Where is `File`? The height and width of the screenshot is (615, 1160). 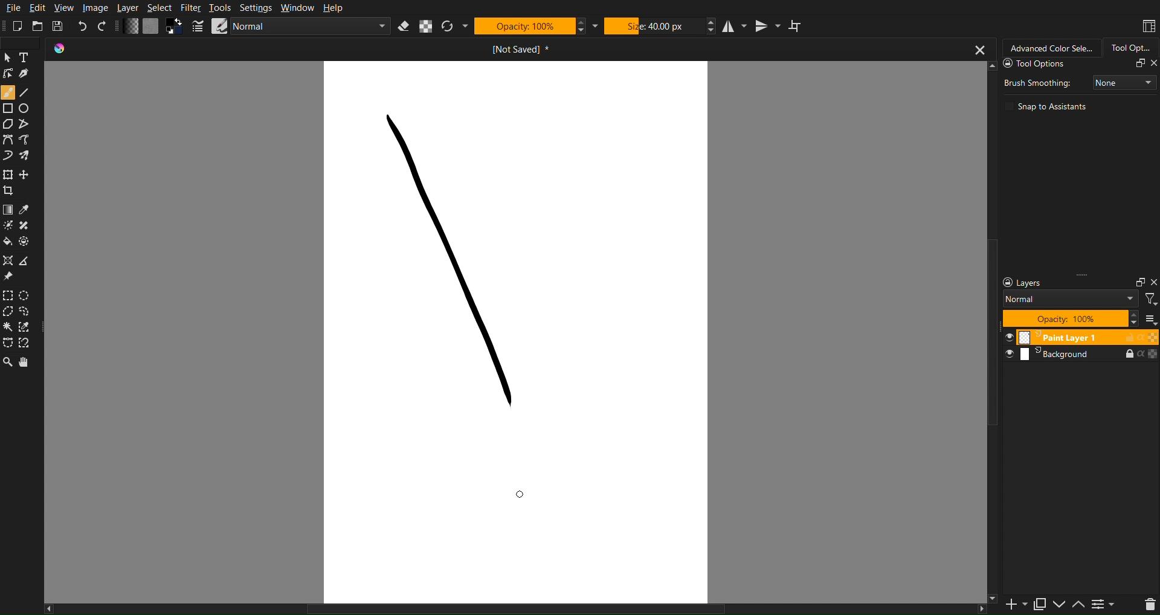 File is located at coordinates (11, 7).